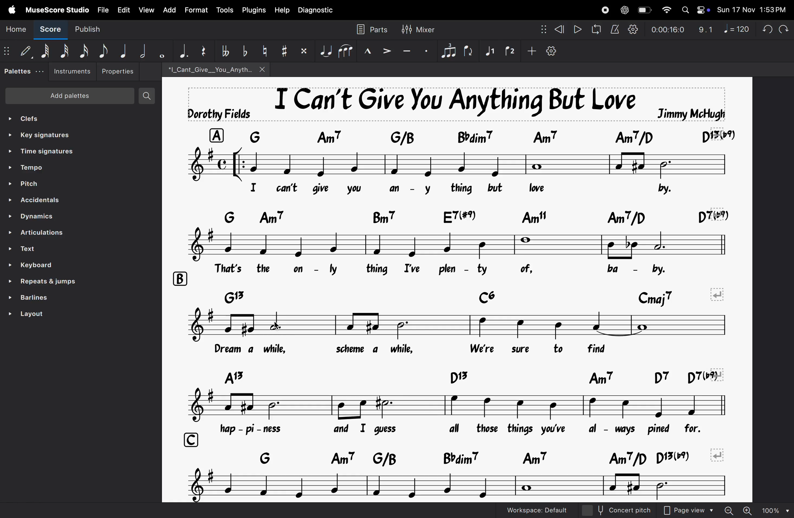 This screenshot has width=794, height=518. I want to click on cursor on rythym, so click(279, 328).